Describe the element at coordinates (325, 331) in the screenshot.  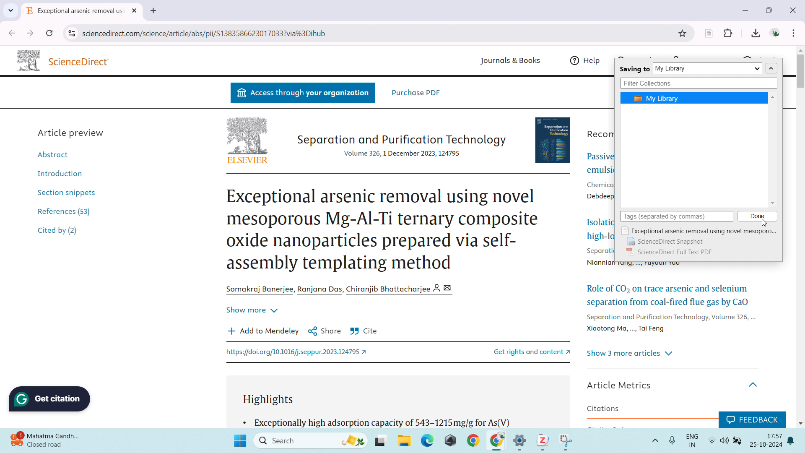
I see `Share` at that location.